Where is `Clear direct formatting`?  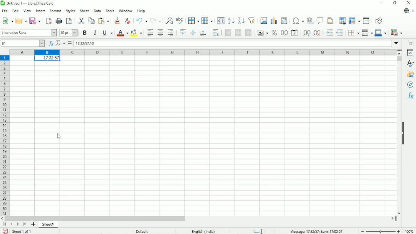
Clear direct formatting is located at coordinates (128, 21).